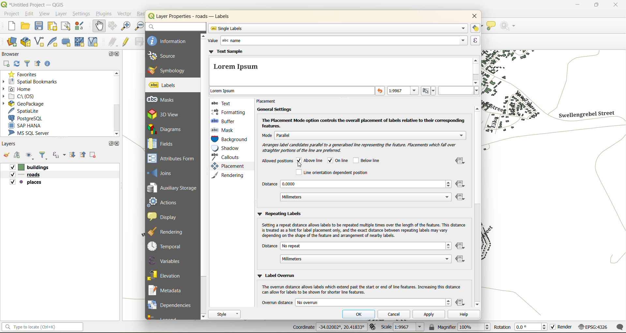 The height and width of the screenshot is (333, 626). I want to click on edits, so click(113, 42).